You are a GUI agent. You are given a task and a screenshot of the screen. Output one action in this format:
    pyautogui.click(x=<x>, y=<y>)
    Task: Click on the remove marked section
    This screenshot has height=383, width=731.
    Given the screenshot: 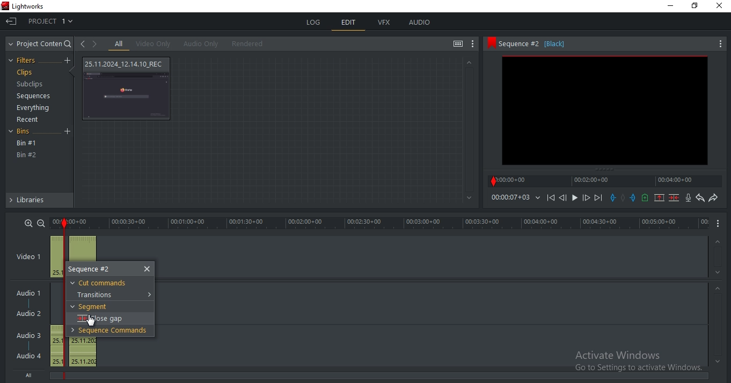 What is the action you would take?
    pyautogui.click(x=660, y=197)
    